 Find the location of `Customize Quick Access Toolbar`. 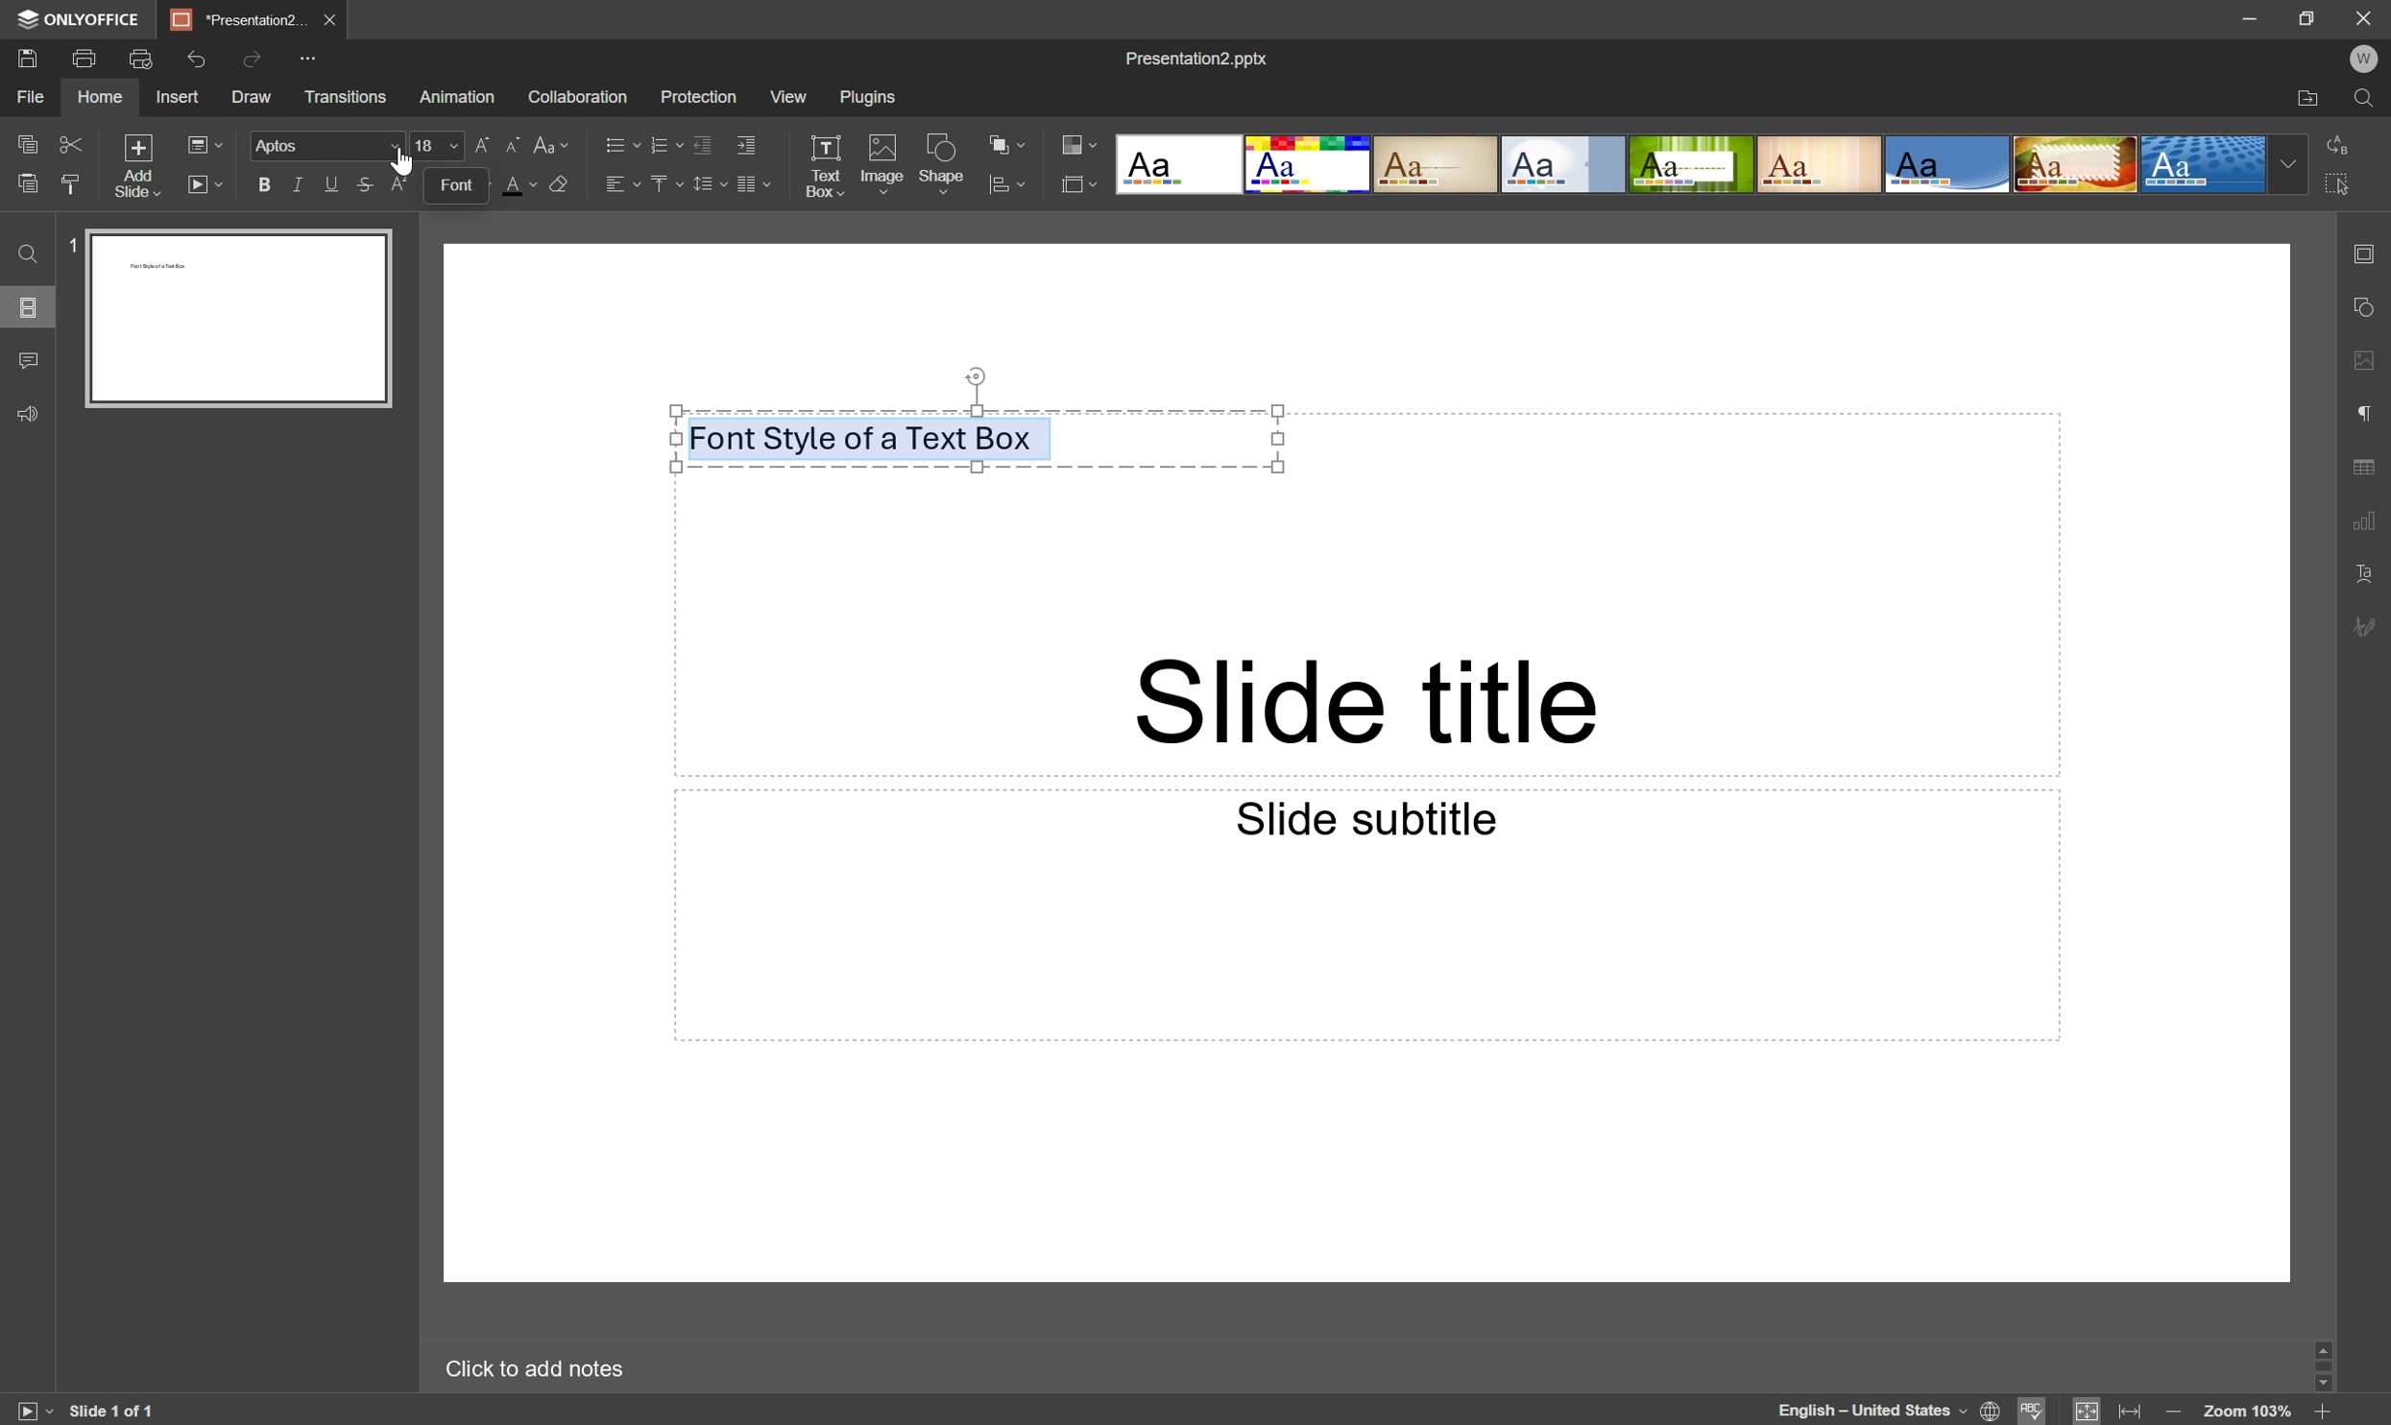

Customize Quick Access Toolbar is located at coordinates (316, 60).